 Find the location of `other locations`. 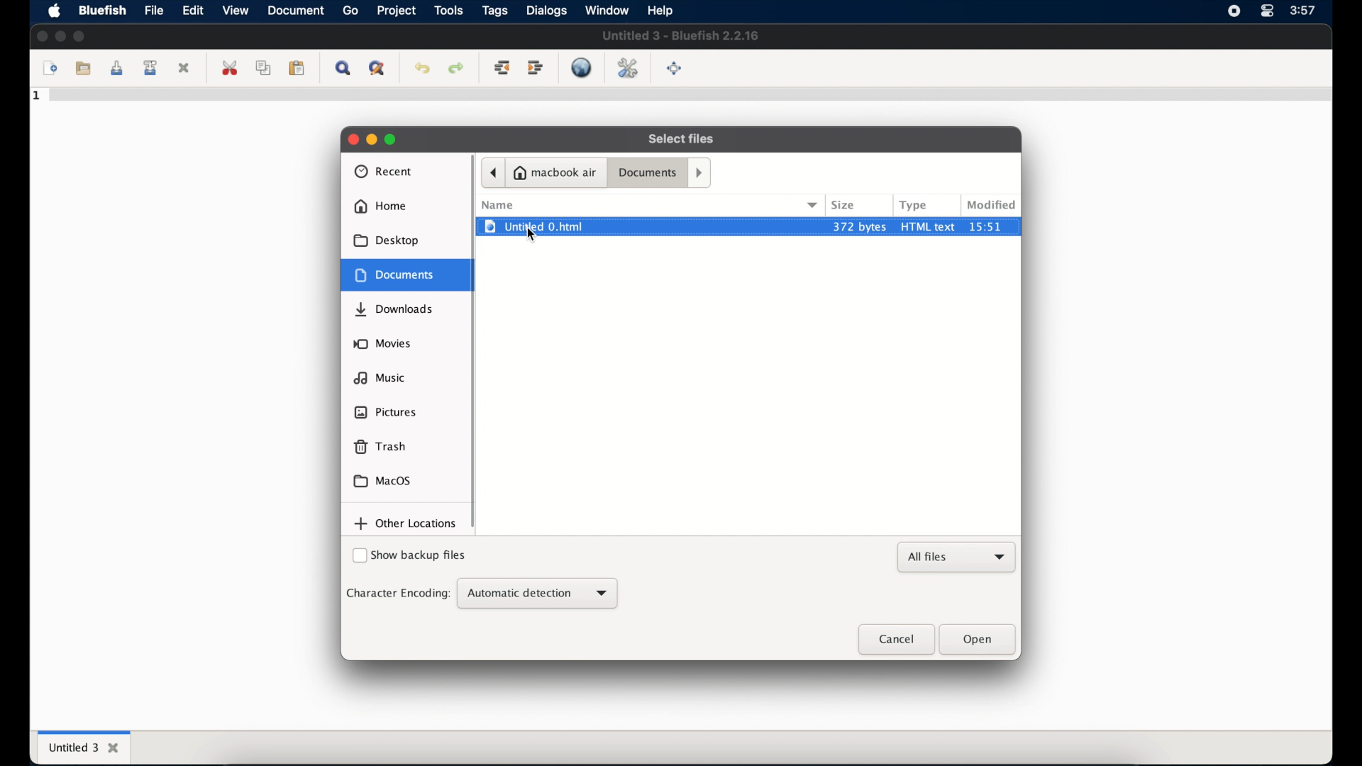

other locations is located at coordinates (406, 524).